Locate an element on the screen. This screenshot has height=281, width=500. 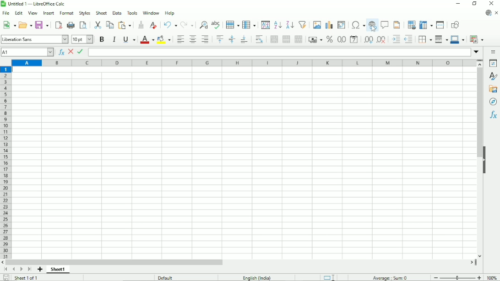
Help is located at coordinates (169, 13).